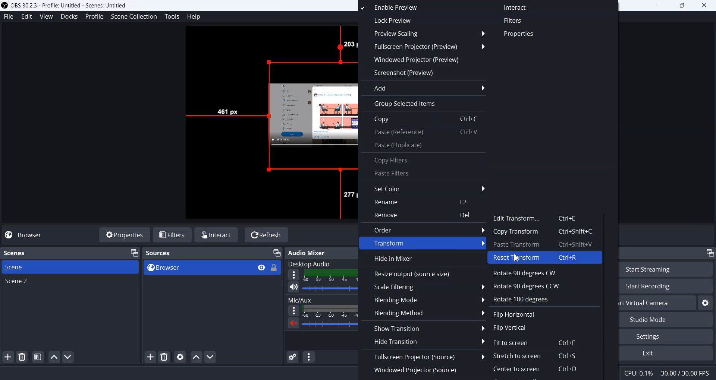  Describe the element at coordinates (164, 357) in the screenshot. I see `Remove selected sources` at that location.